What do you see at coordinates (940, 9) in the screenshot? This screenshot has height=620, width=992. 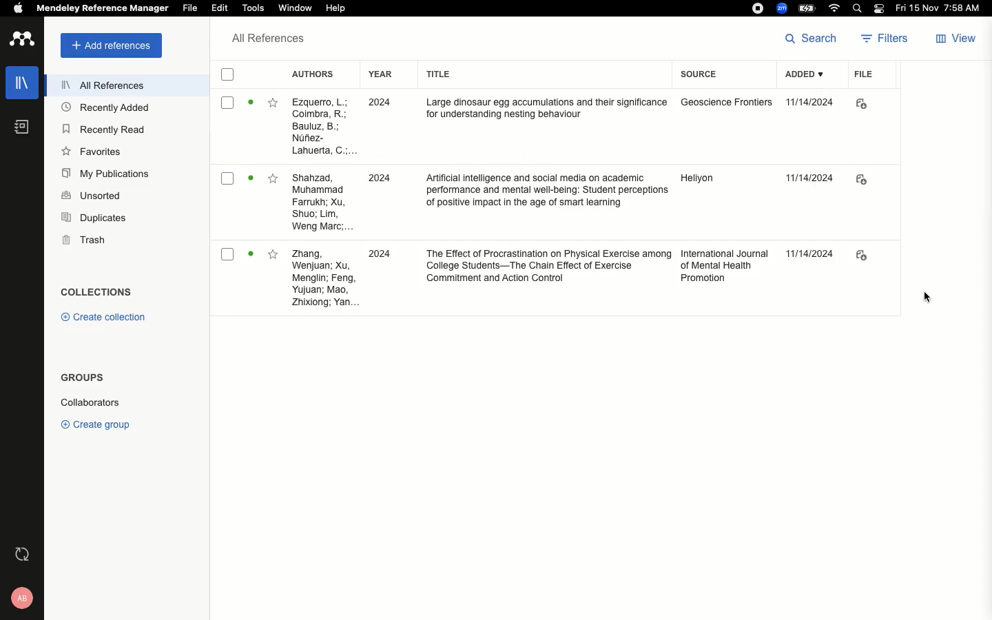 I see `Fri 15 nov 7:58 AM` at bounding box center [940, 9].